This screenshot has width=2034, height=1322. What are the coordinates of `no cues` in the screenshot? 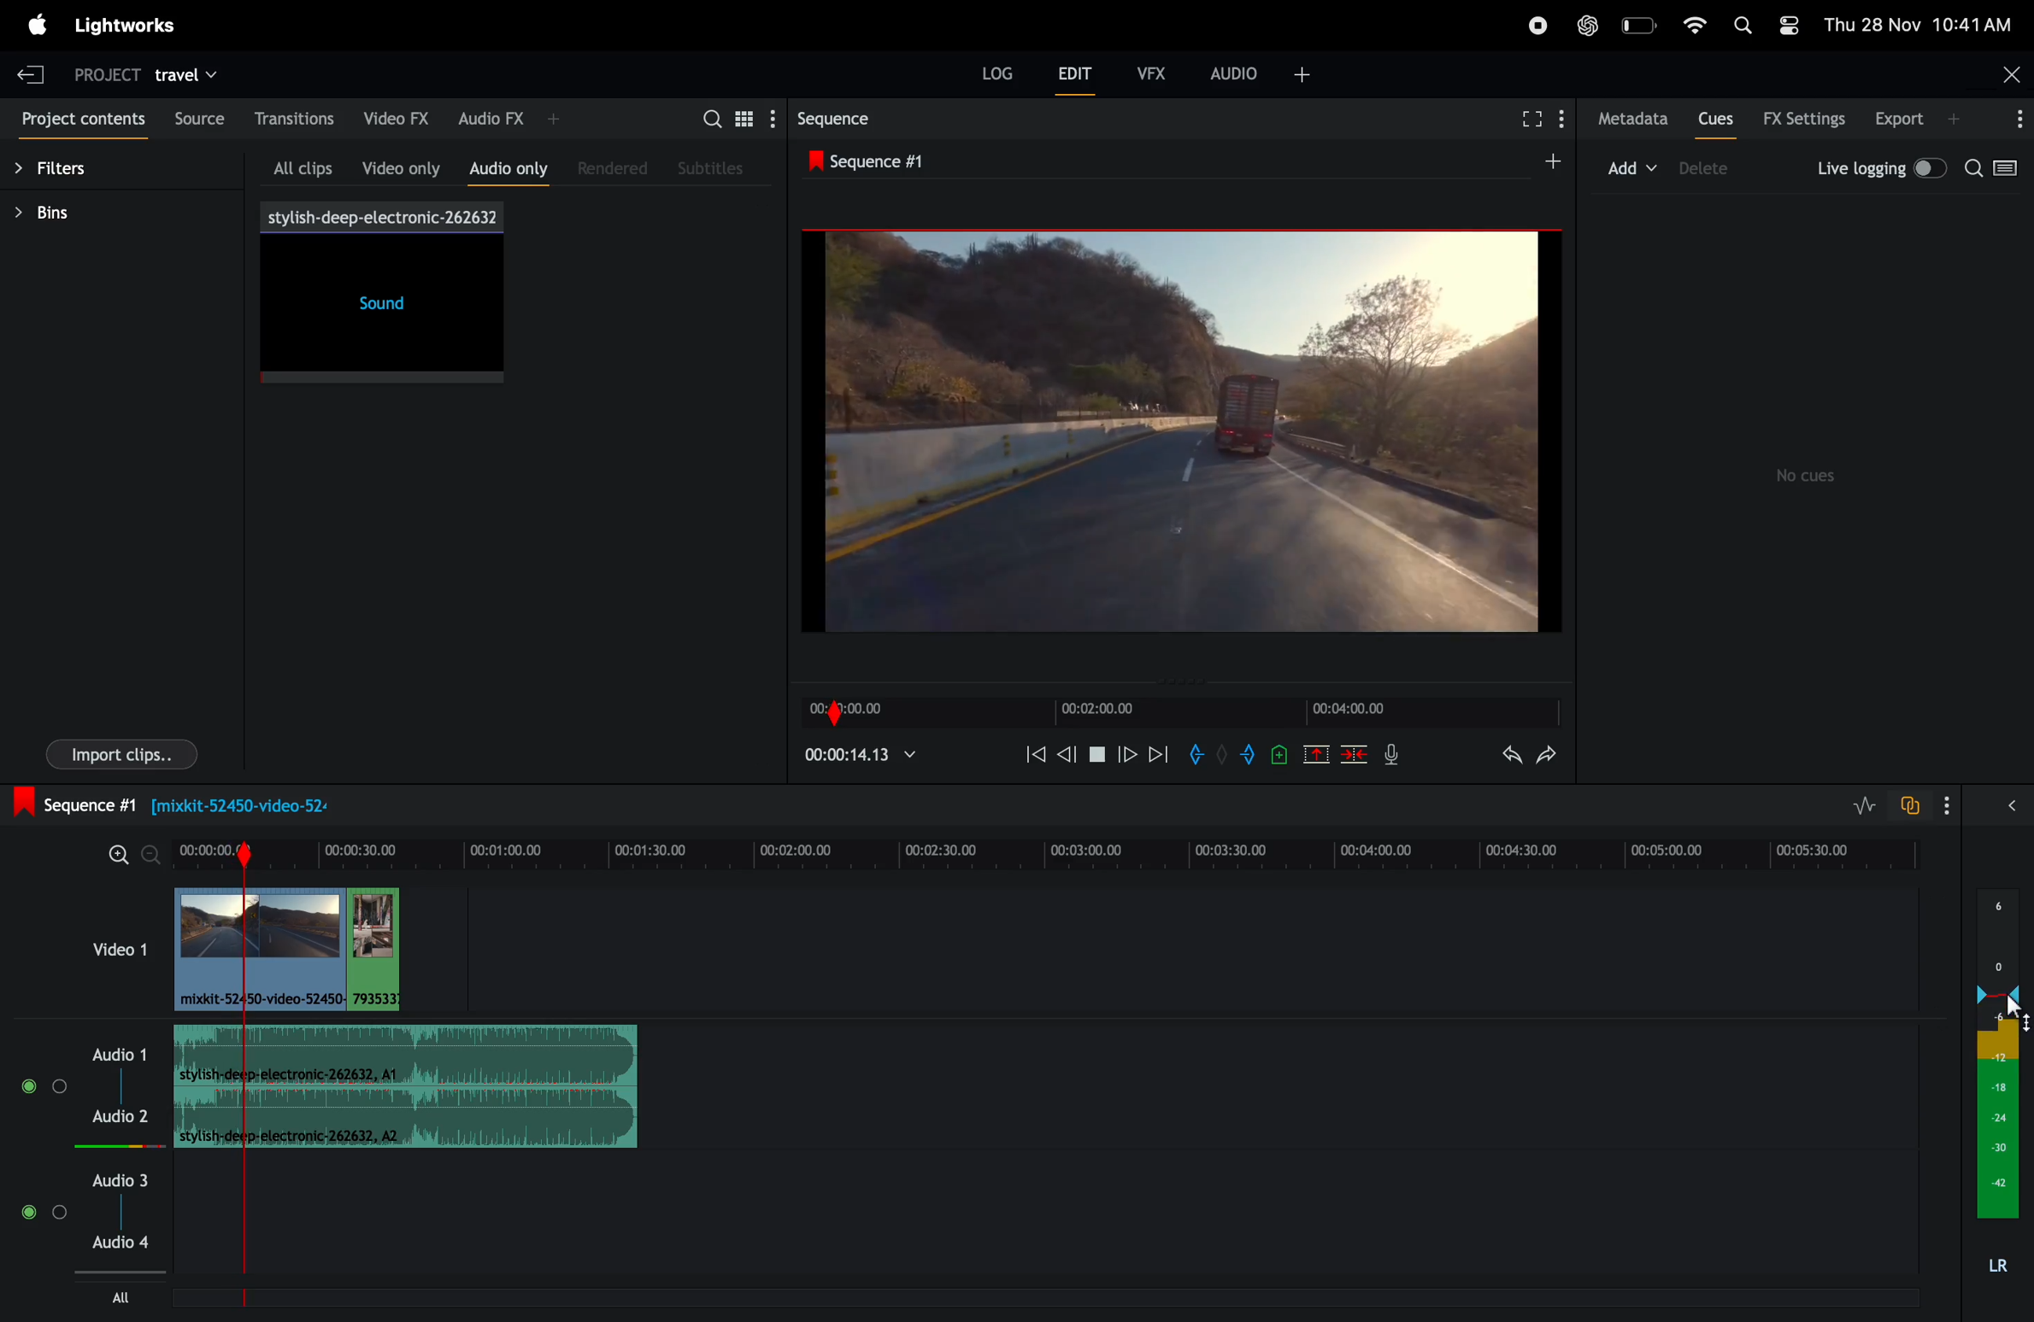 It's located at (1808, 474).